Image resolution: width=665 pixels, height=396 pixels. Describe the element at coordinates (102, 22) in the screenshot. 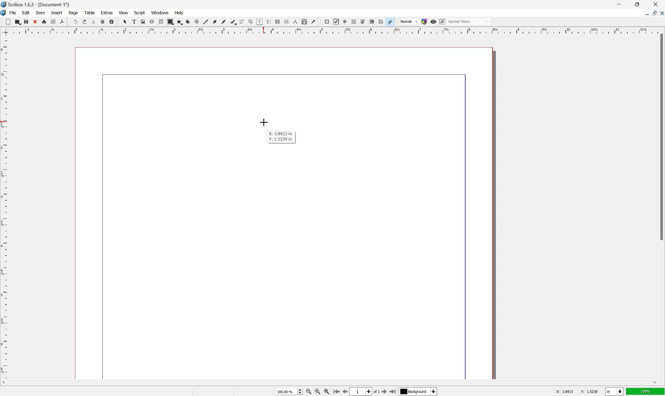

I see `copy` at that location.